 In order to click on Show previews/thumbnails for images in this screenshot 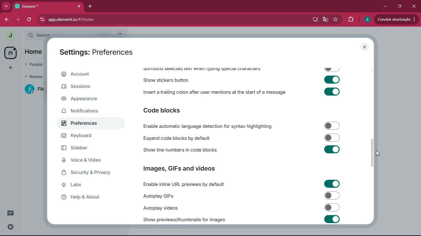, I will do `click(242, 219)`.